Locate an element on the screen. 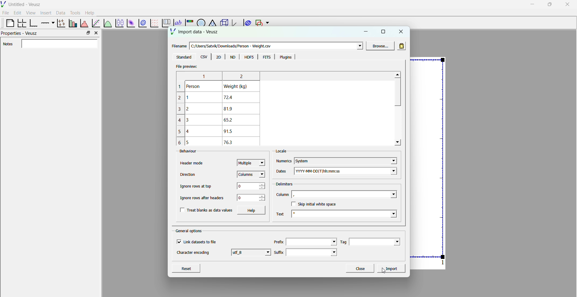  Text is located at coordinates (282, 212).